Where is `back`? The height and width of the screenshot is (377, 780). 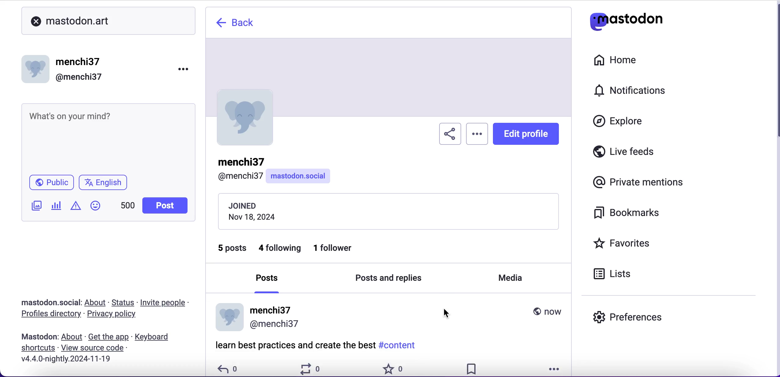
back is located at coordinates (240, 24).